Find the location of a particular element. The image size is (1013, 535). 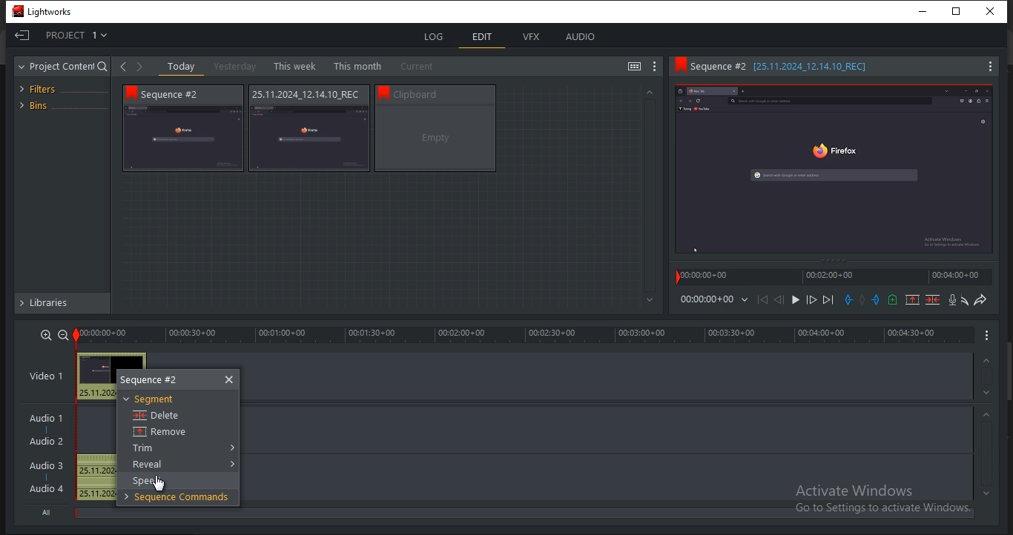

move backward is located at coordinates (765, 301).